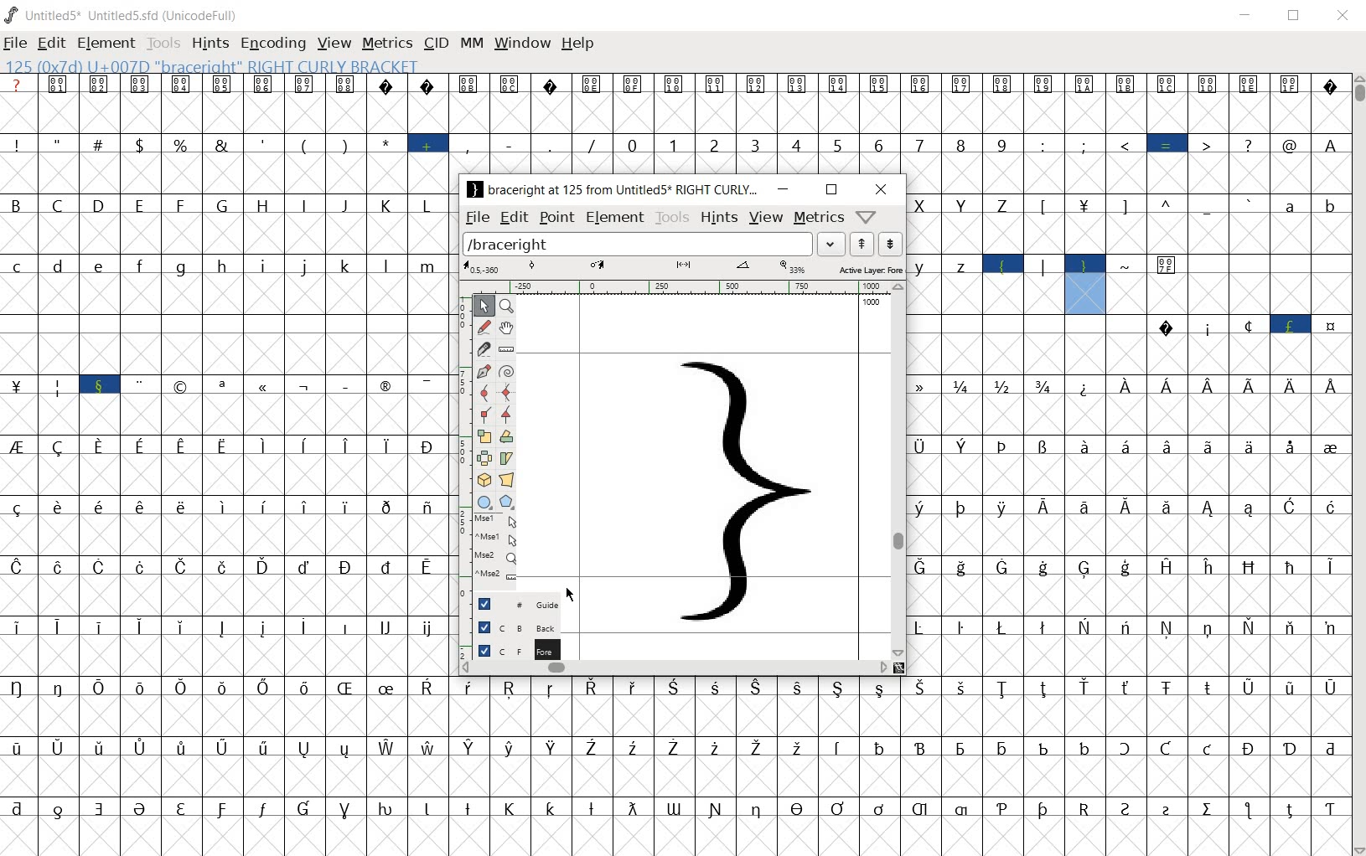 Image resolution: width=1366 pixels, height=856 pixels. I want to click on metrics, so click(818, 219).